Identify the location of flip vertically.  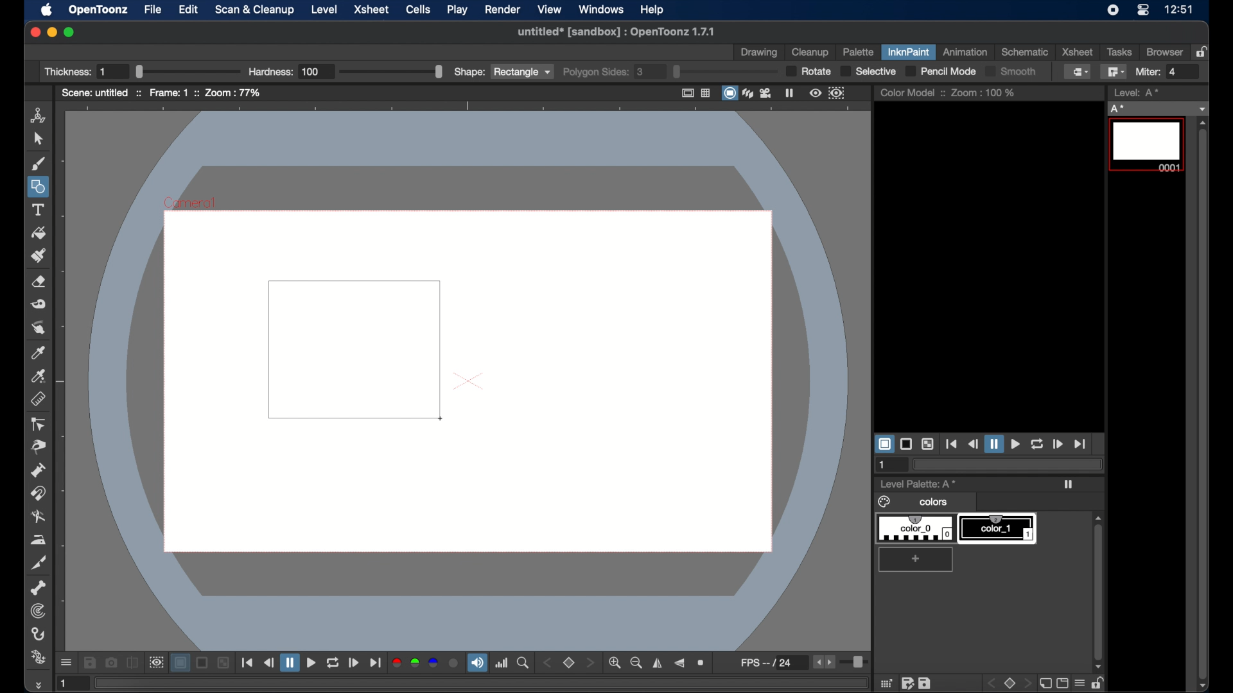
(679, 663).